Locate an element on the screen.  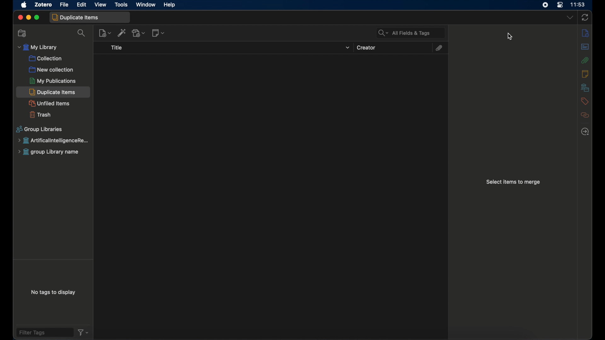
new item is located at coordinates (105, 33).